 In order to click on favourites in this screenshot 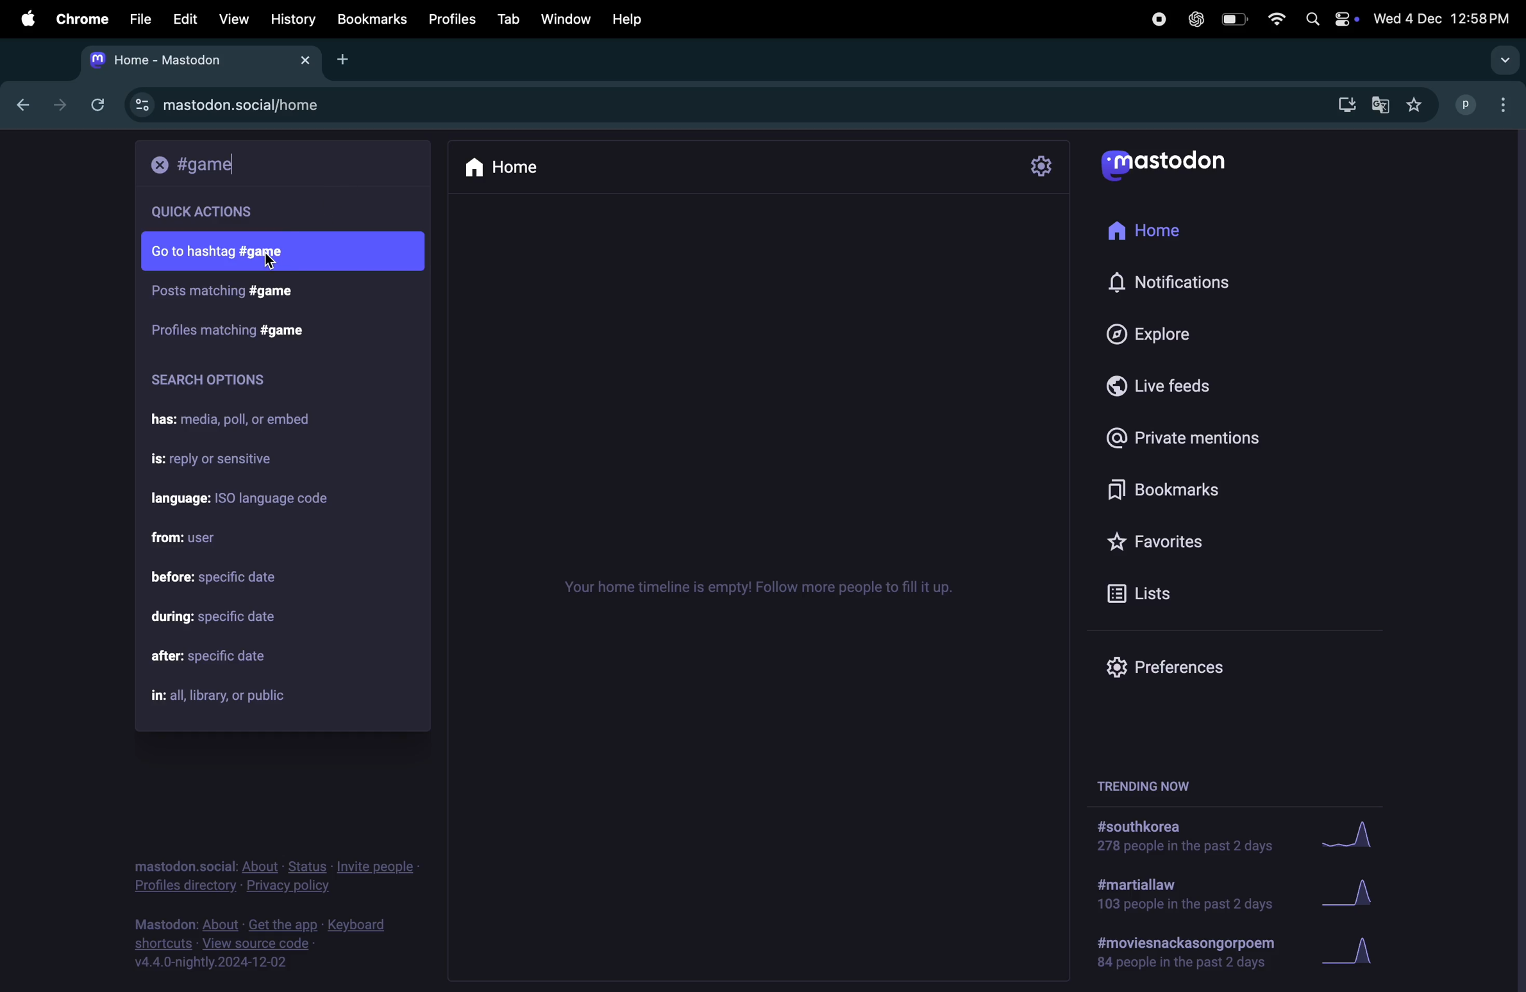, I will do `click(1418, 103)`.